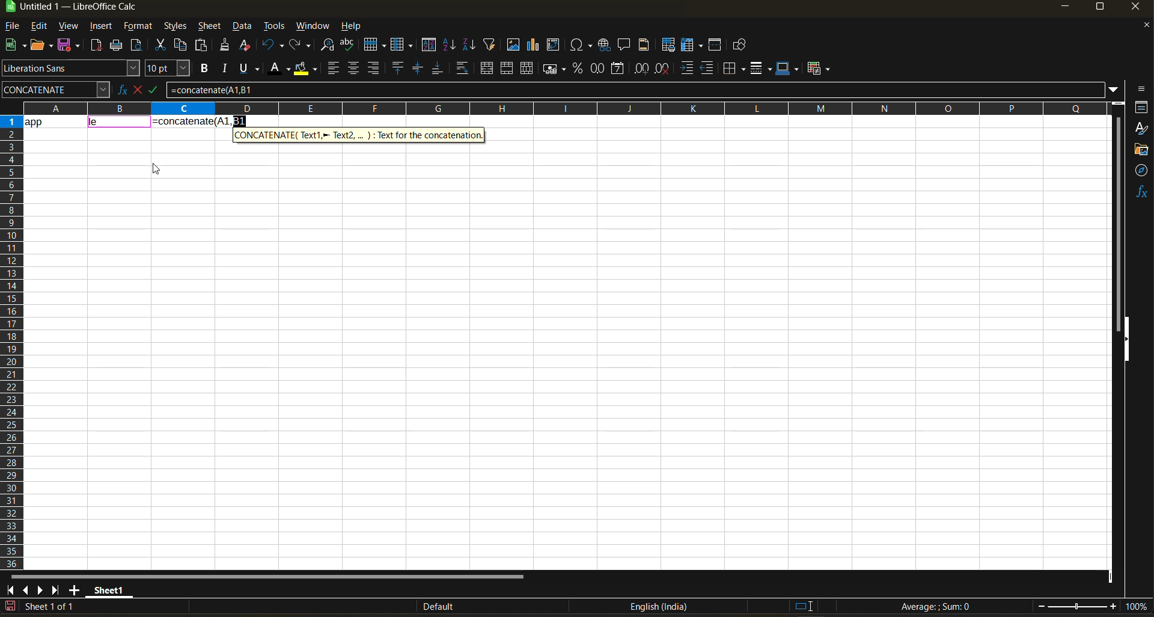  I want to click on border color, so click(788, 68).